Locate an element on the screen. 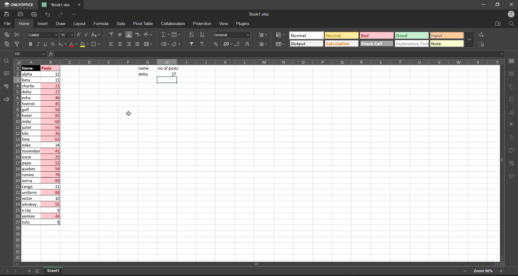  decrement font size is located at coordinates (87, 35).